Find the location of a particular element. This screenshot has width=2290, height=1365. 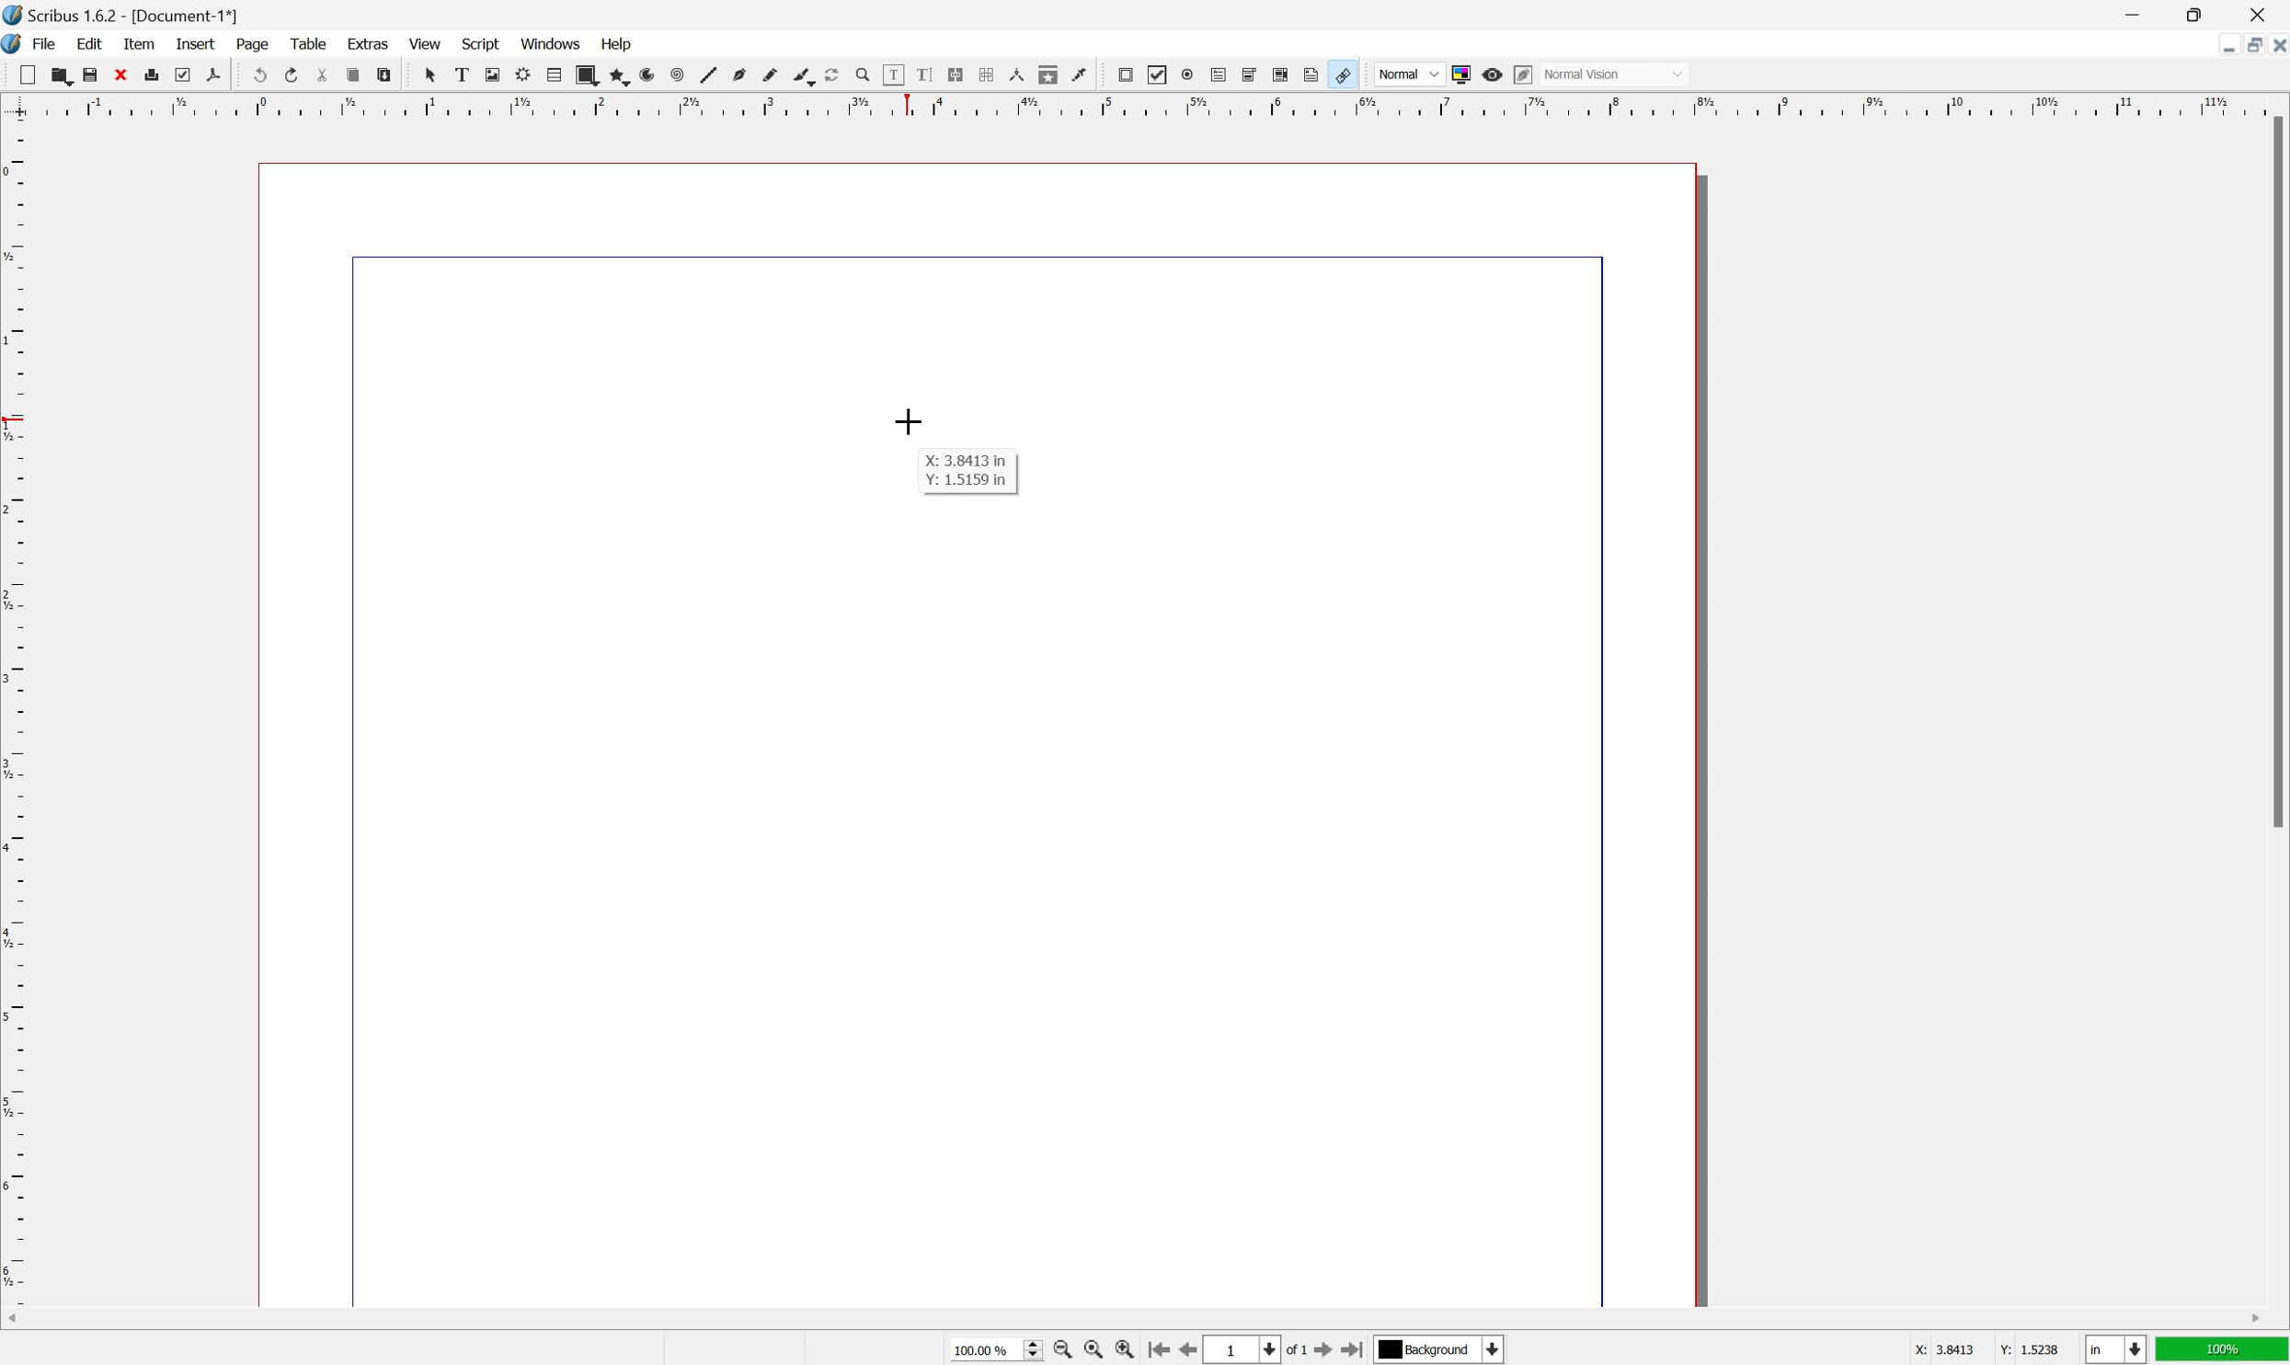

select current unit is located at coordinates (2115, 1349).